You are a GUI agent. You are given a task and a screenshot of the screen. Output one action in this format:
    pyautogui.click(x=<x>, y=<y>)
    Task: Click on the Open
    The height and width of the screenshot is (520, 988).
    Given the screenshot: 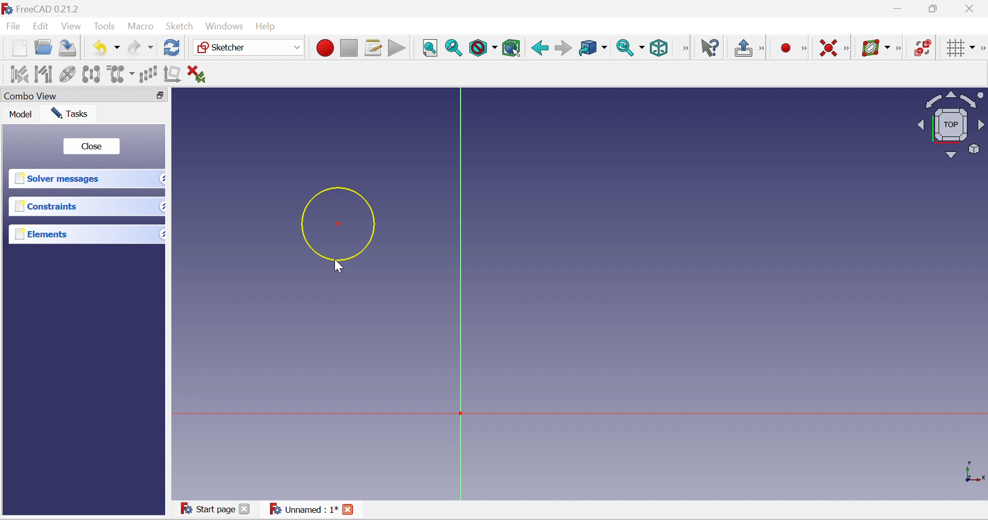 What is the action you would take?
    pyautogui.click(x=42, y=46)
    